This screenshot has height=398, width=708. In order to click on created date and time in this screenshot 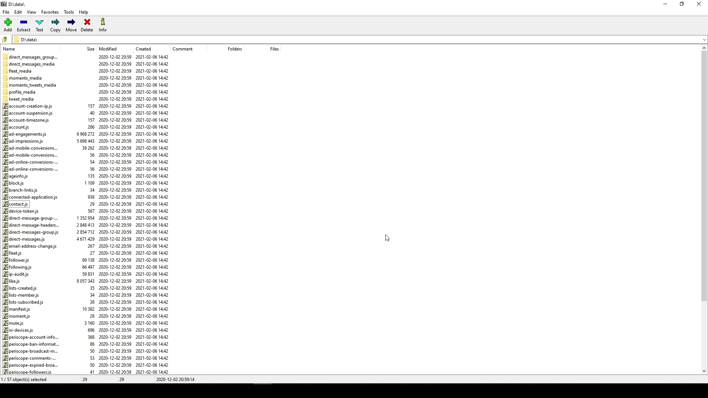, I will do `click(154, 215)`.